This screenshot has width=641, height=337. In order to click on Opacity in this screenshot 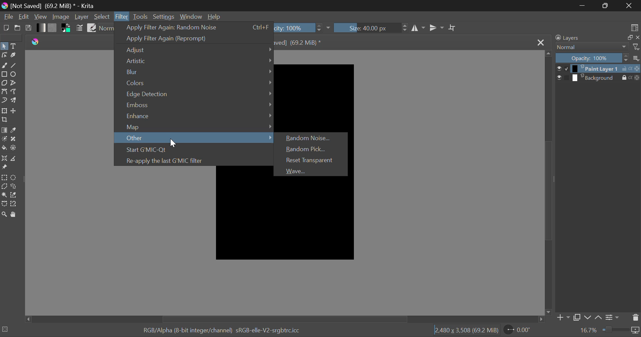, I will do `click(592, 58)`.